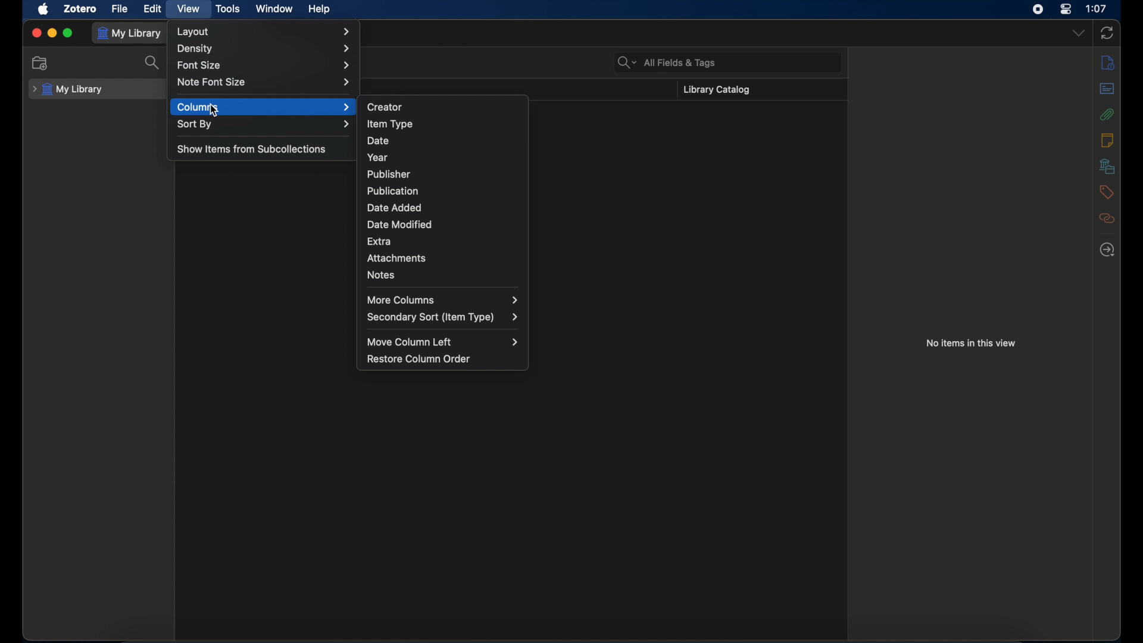 The width and height of the screenshot is (1143, 643). What do you see at coordinates (188, 10) in the screenshot?
I see `view` at bounding box center [188, 10].